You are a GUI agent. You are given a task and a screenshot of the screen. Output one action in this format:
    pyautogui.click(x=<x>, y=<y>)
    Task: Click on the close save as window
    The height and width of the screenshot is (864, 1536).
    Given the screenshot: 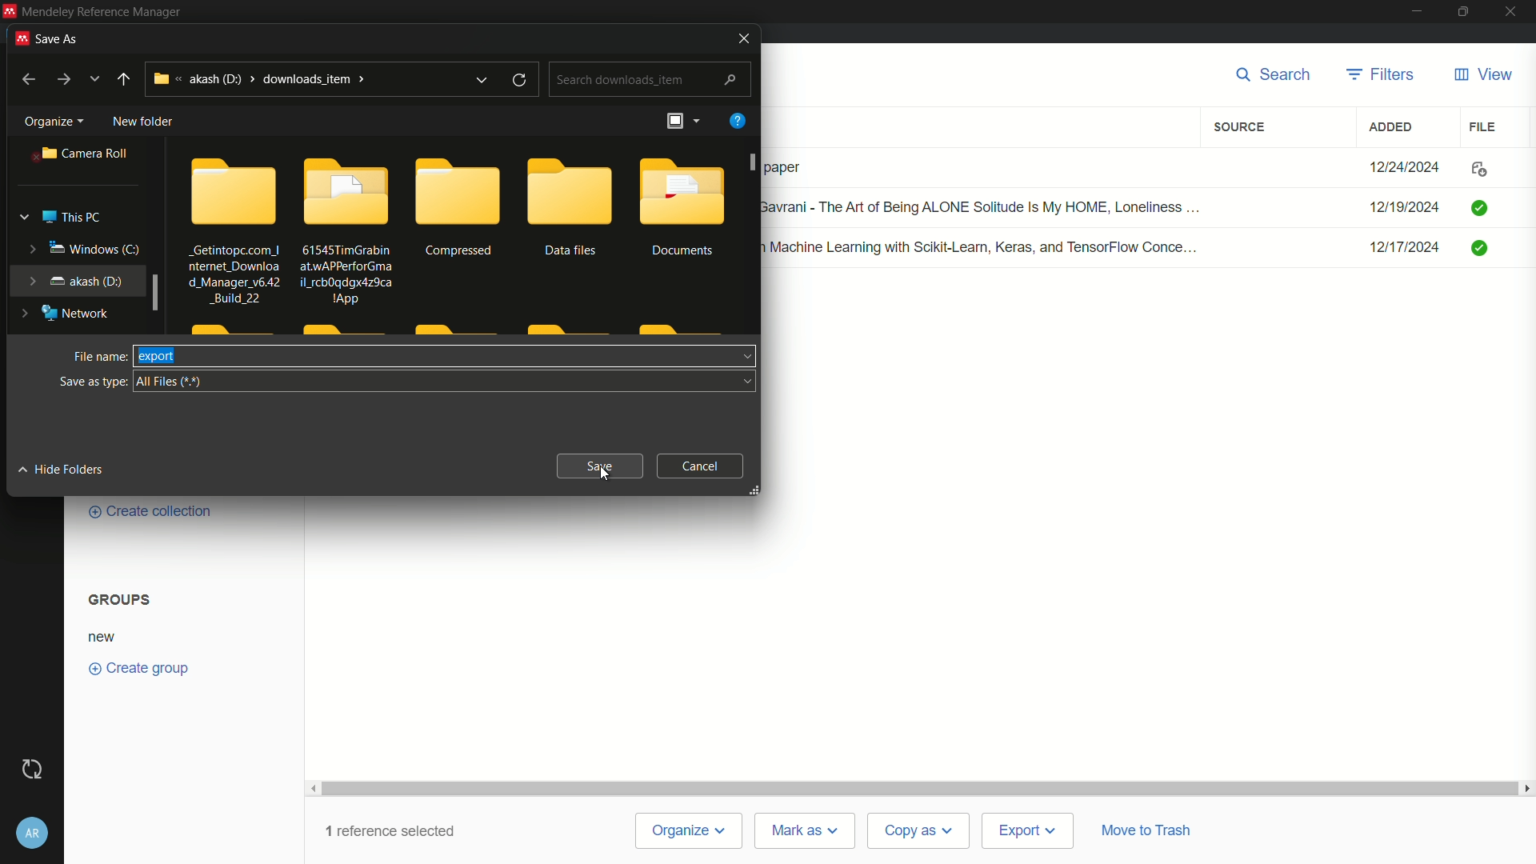 What is the action you would take?
    pyautogui.click(x=741, y=38)
    